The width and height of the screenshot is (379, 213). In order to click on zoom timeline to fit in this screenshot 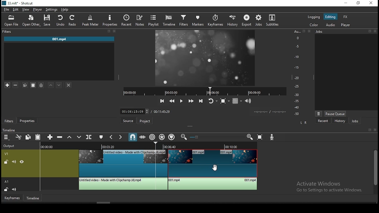, I will do `click(262, 137)`.